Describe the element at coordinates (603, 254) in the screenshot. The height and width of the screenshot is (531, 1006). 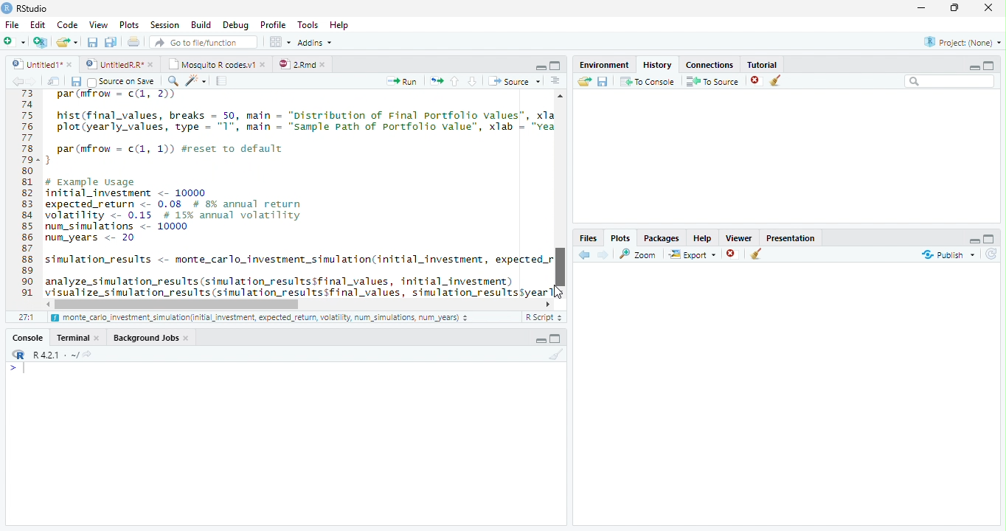
I see `Next Plot` at that location.